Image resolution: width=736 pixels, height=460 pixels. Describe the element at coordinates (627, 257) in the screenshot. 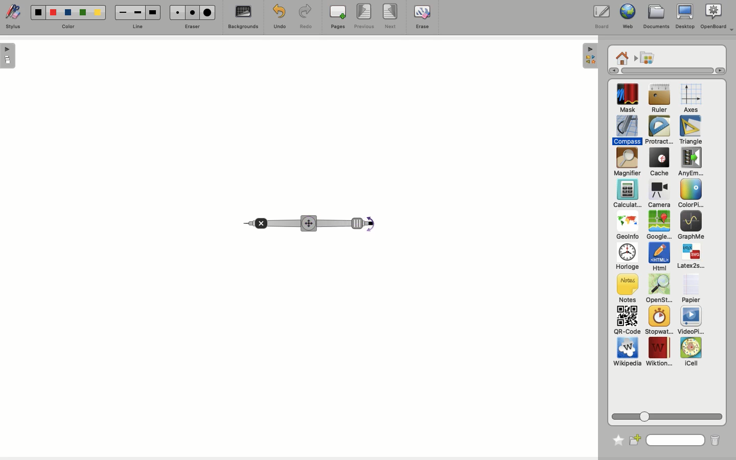

I see `Horloge` at that location.